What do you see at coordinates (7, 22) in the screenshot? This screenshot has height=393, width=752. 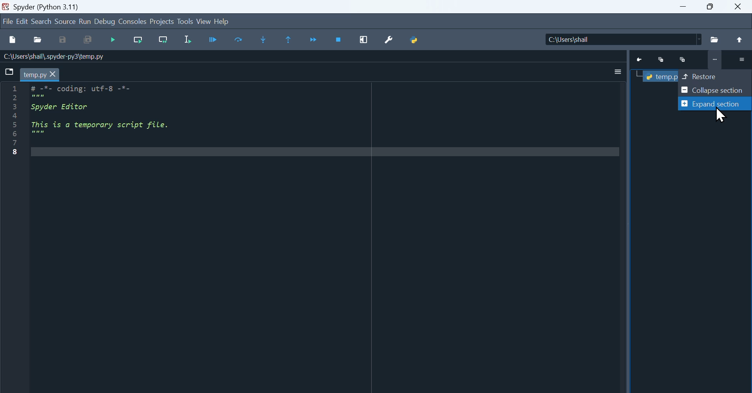 I see `file` at bounding box center [7, 22].